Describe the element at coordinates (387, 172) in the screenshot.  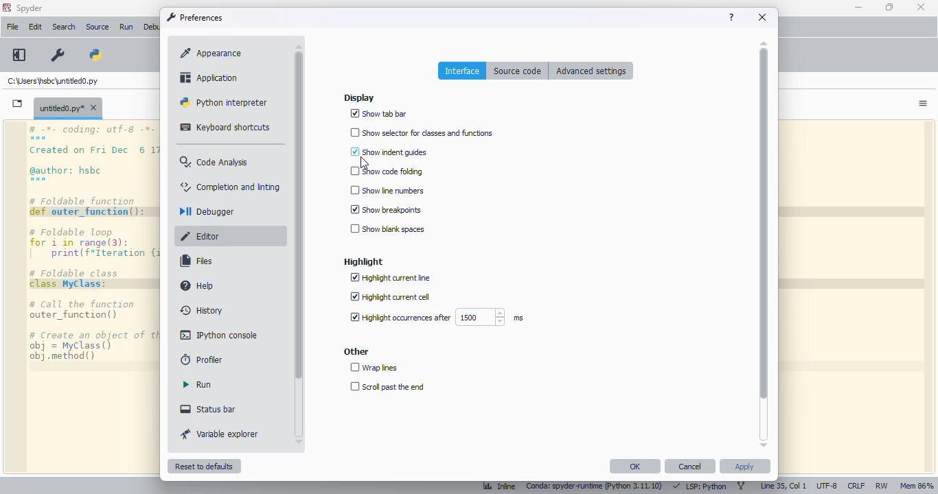
I see `show code folding` at that location.